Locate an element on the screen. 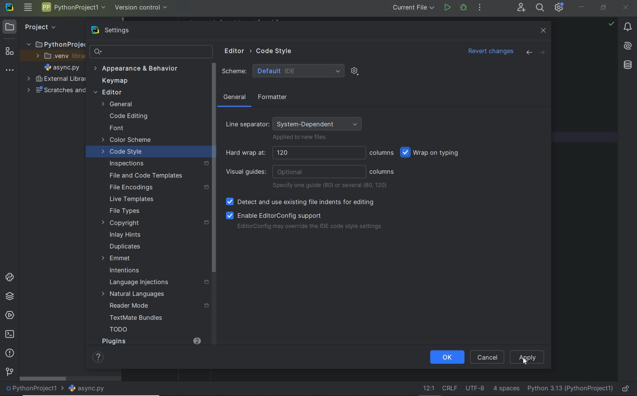  General is located at coordinates (136, 104).